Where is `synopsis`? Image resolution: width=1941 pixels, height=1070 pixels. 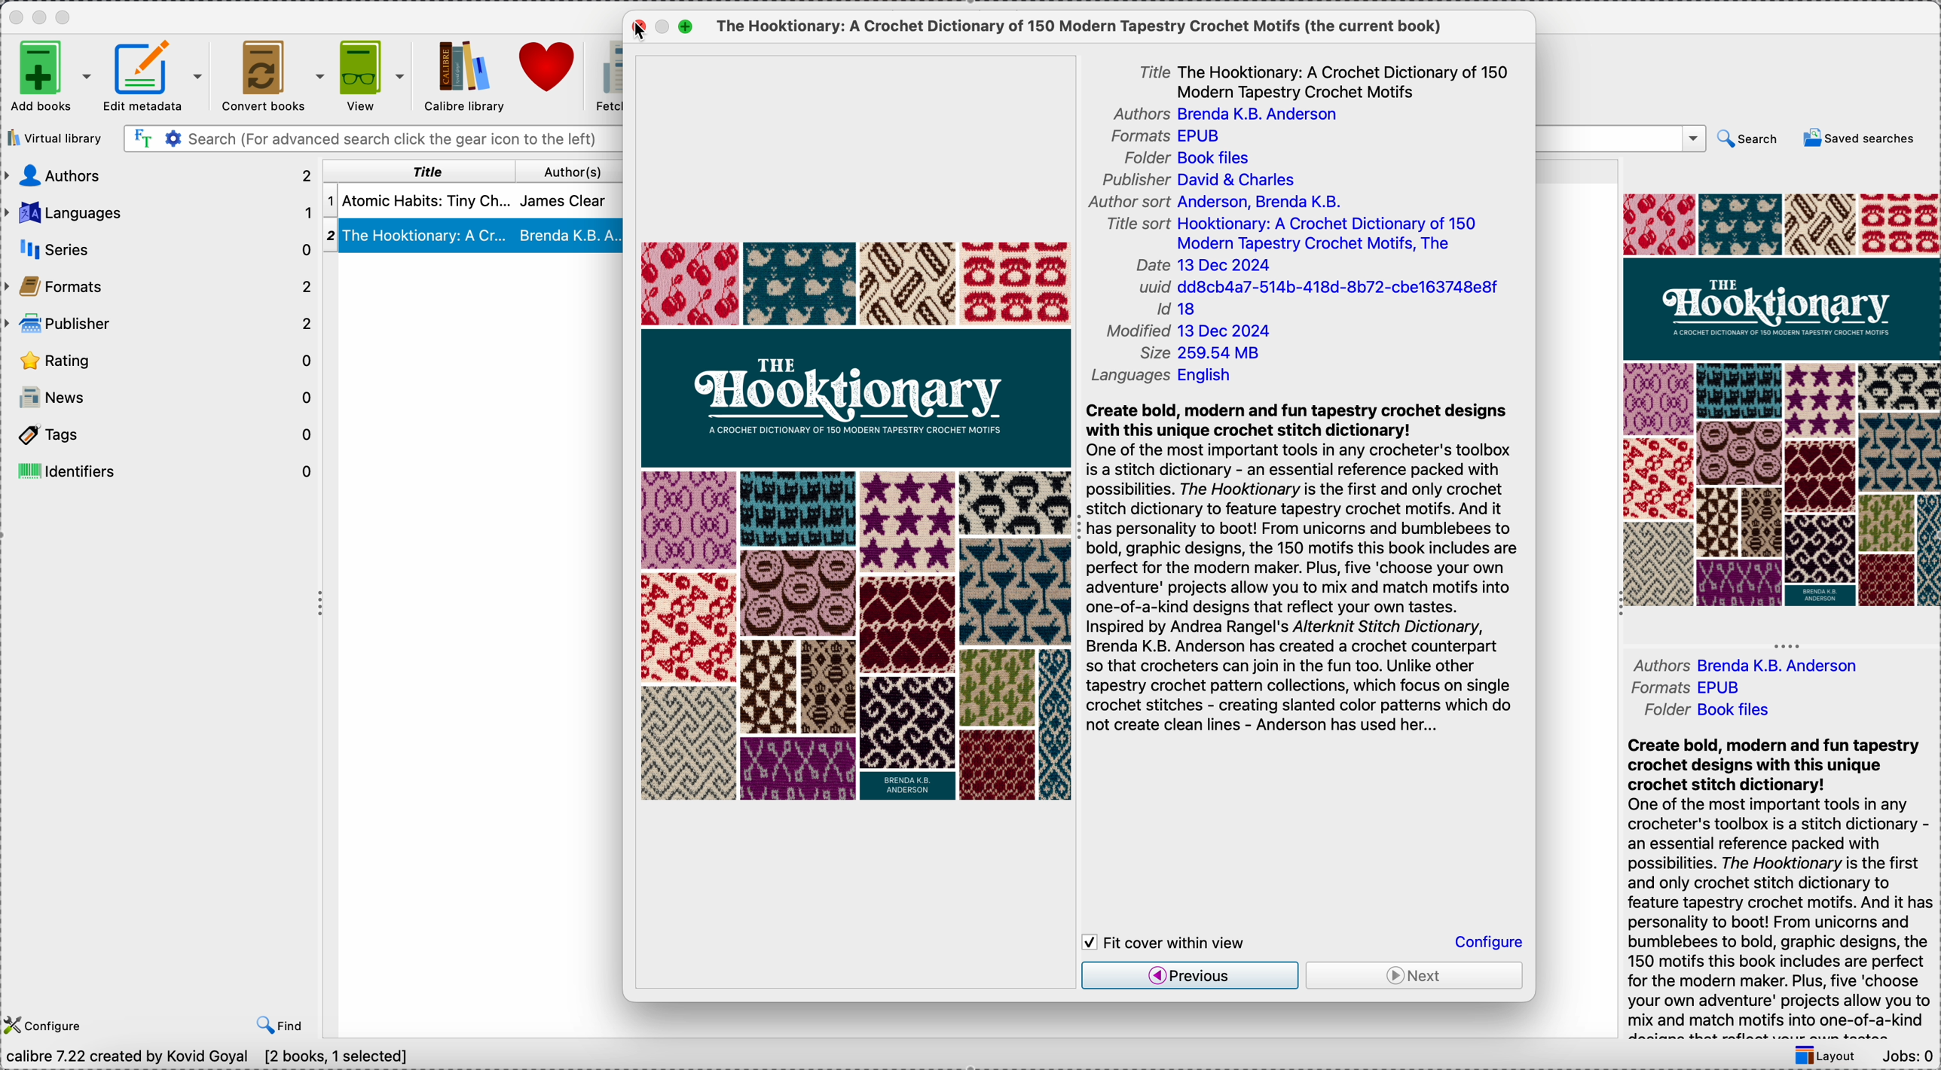 synopsis is located at coordinates (1305, 574).